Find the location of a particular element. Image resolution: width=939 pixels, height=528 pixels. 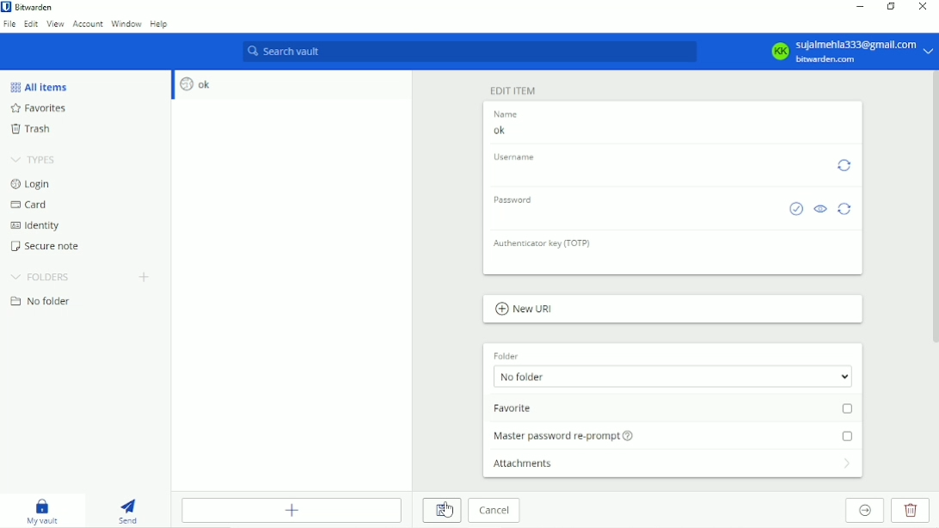

Attachments is located at coordinates (671, 464).